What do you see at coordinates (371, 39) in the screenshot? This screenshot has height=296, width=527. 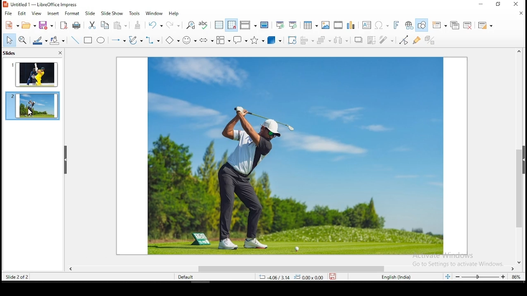 I see `crop image` at bounding box center [371, 39].